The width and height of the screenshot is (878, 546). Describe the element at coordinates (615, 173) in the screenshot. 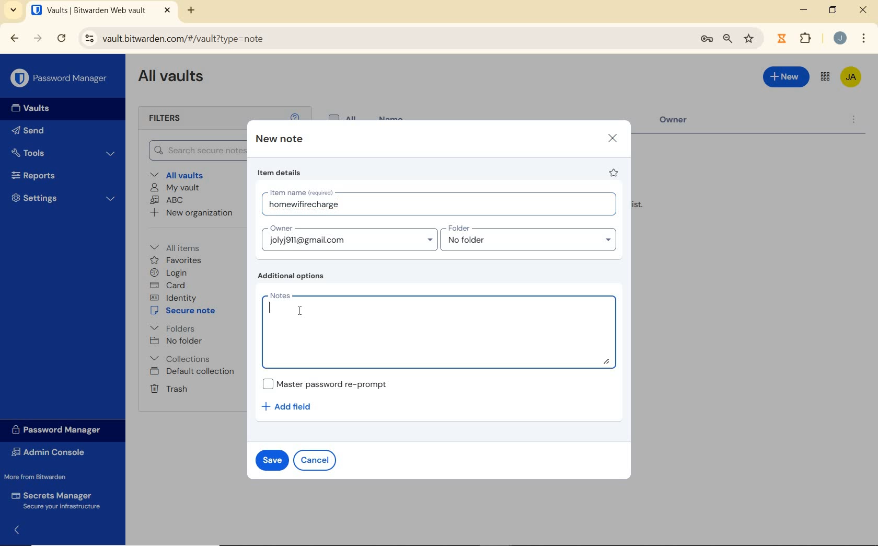

I see `favorite` at that location.